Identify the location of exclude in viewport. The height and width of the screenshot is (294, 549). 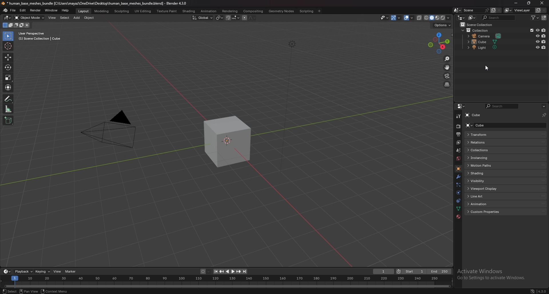
(531, 30).